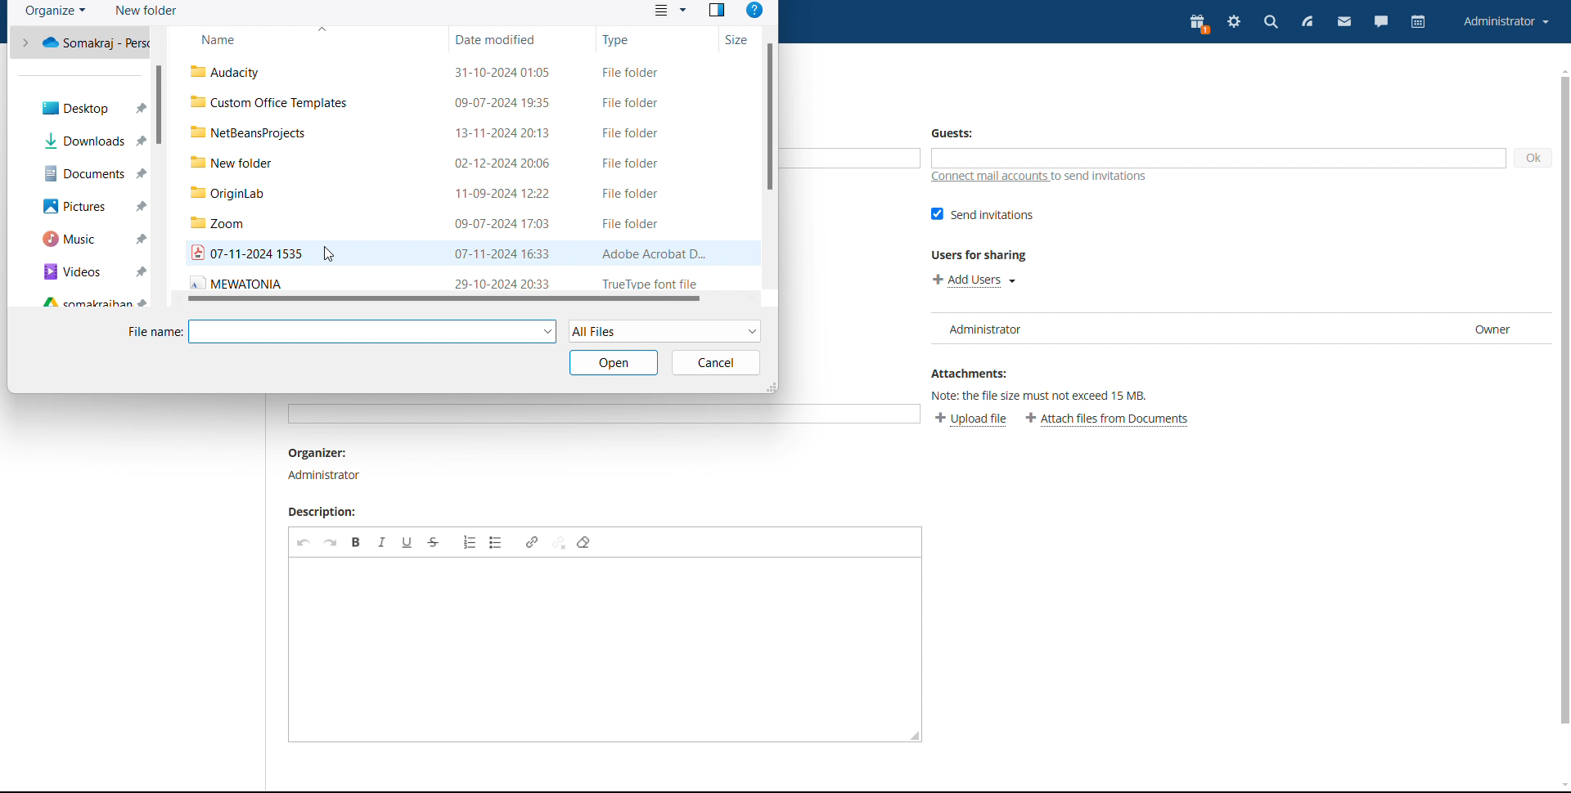  Describe the element at coordinates (1240, 329) in the screenshot. I see `user list` at that location.